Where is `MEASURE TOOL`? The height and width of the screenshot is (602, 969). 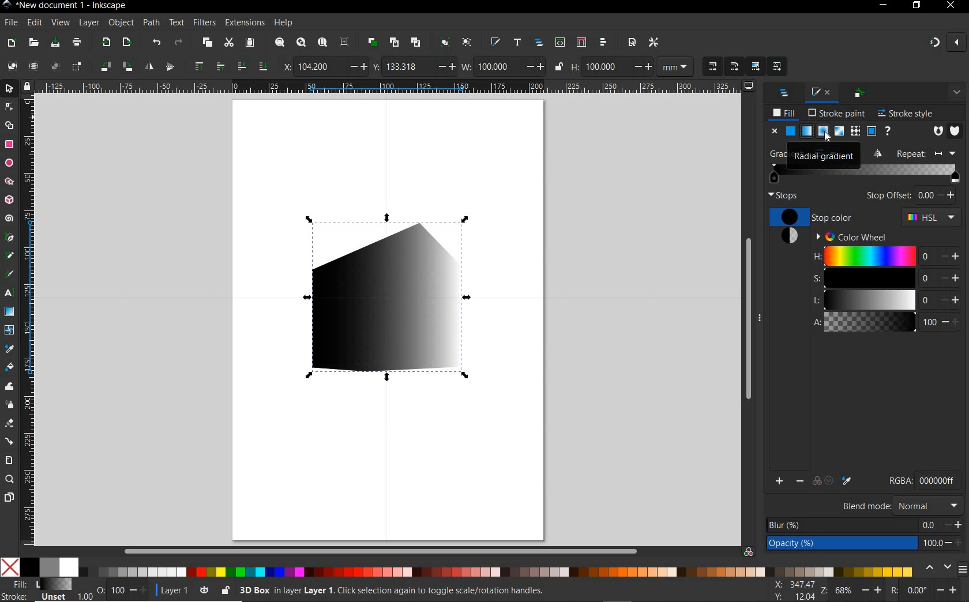 MEASURE TOOL is located at coordinates (9, 459).